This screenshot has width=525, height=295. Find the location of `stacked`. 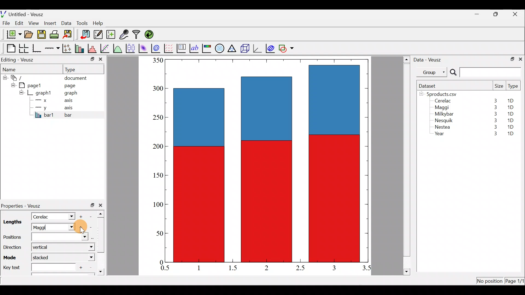

stacked is located at coordinates (44, 257).